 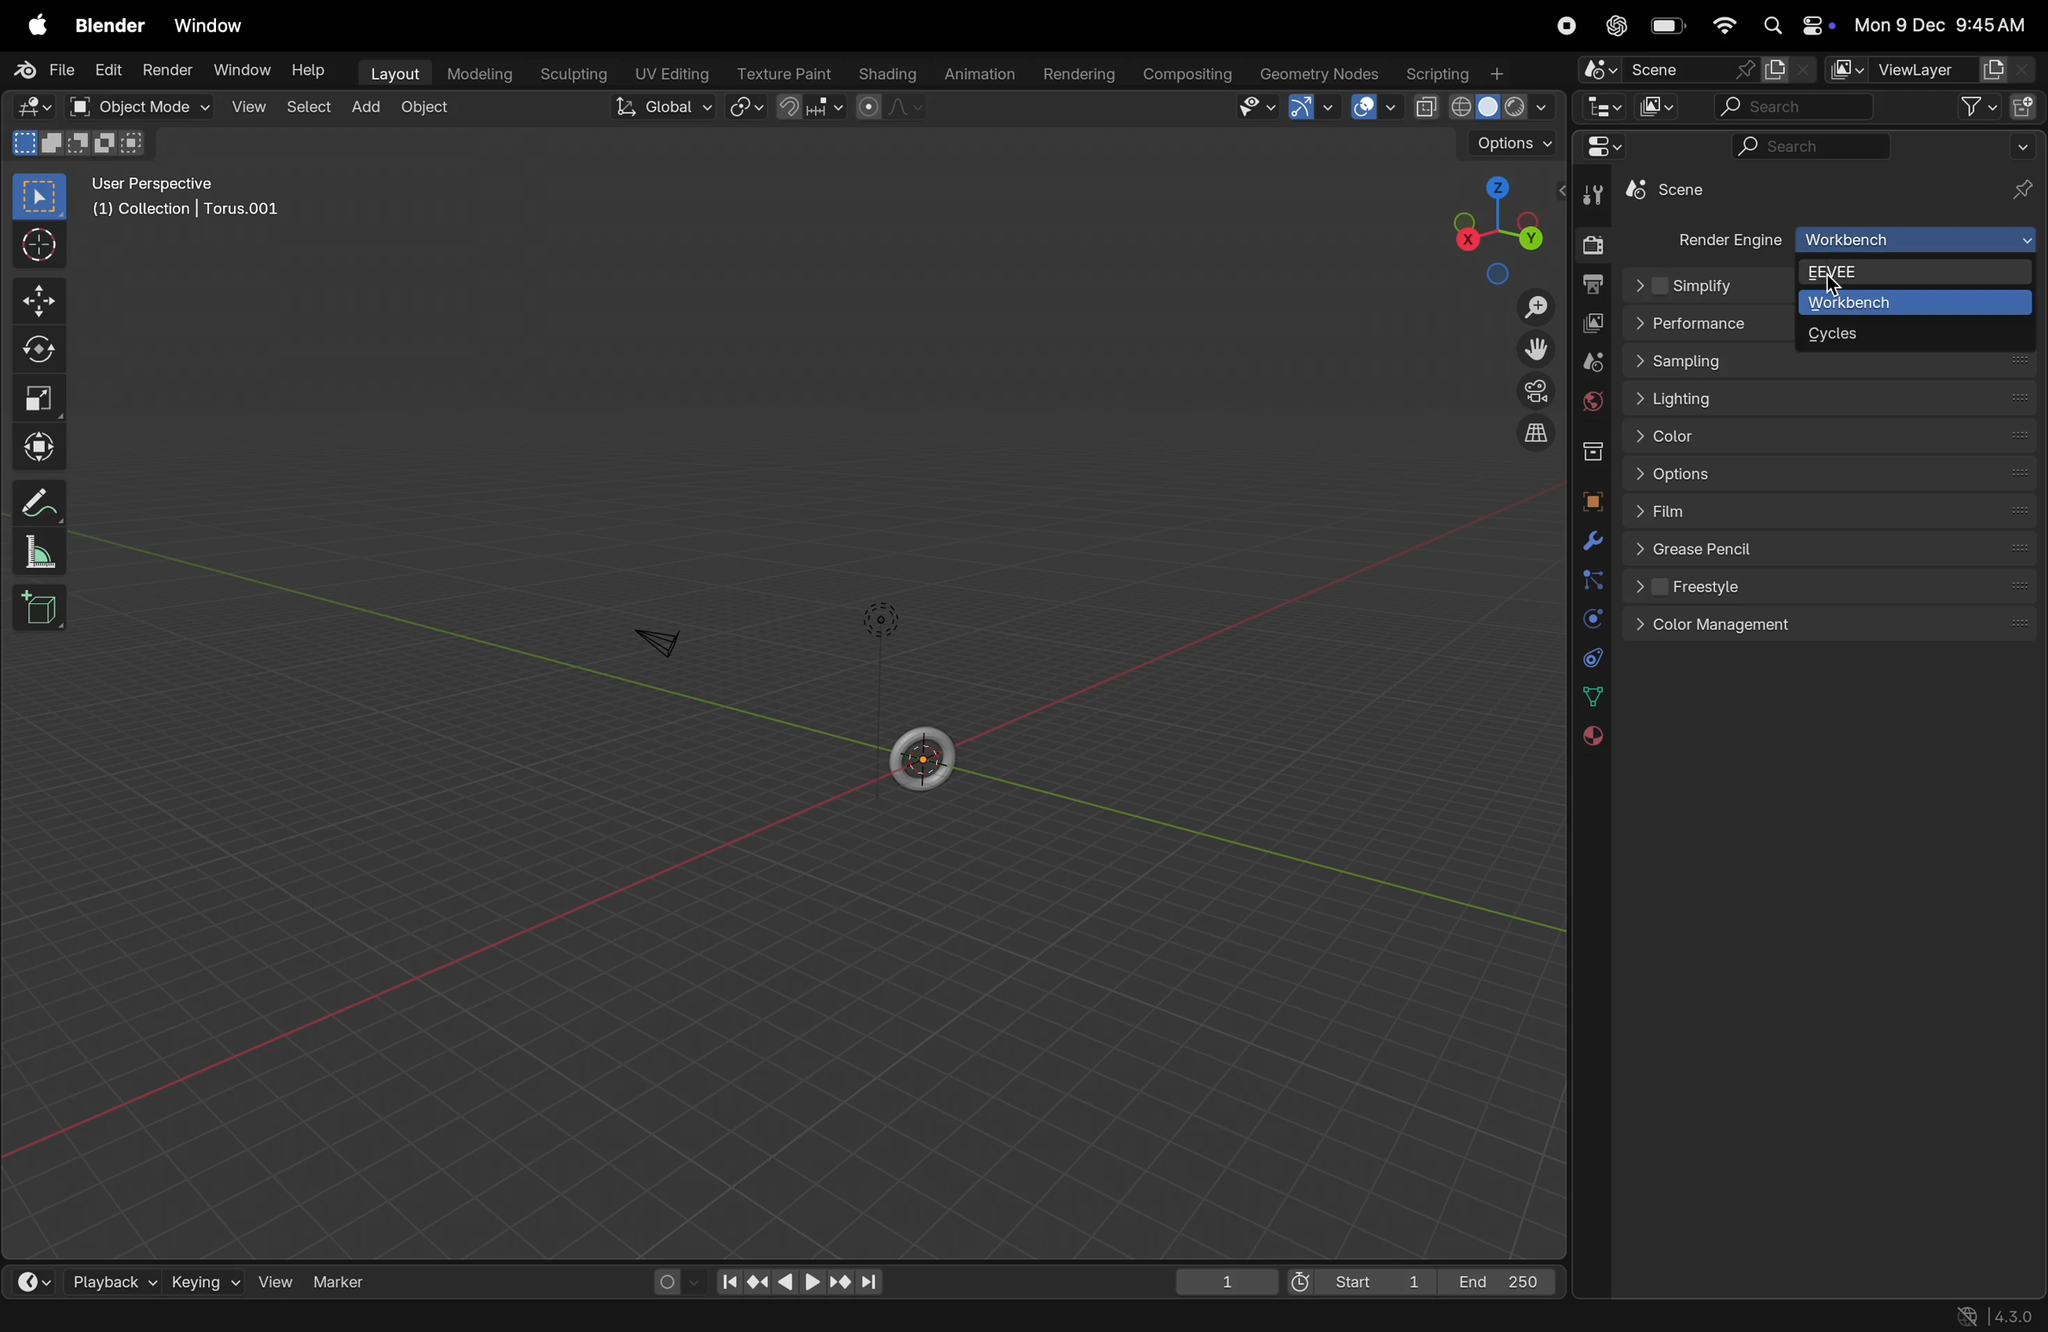 I want to click on transform pviot, so click(x=741, y=112).